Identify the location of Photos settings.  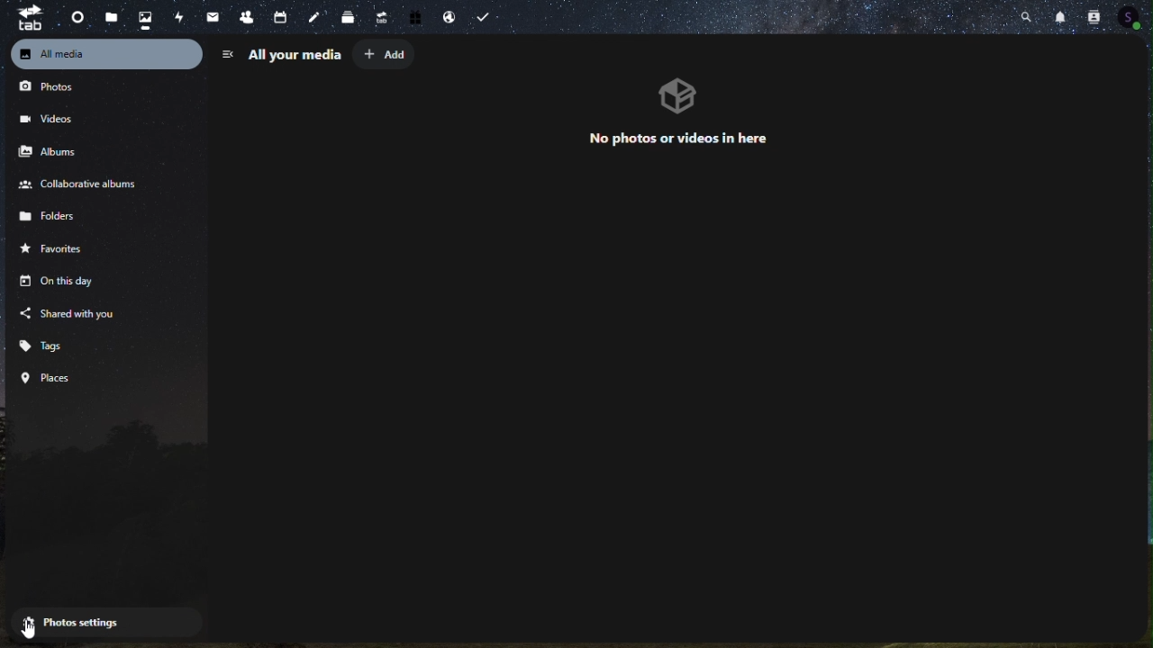
(85, 622).